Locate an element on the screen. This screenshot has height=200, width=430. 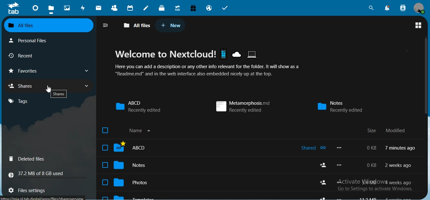
metamorphosis is located at coordinates (242, 107).